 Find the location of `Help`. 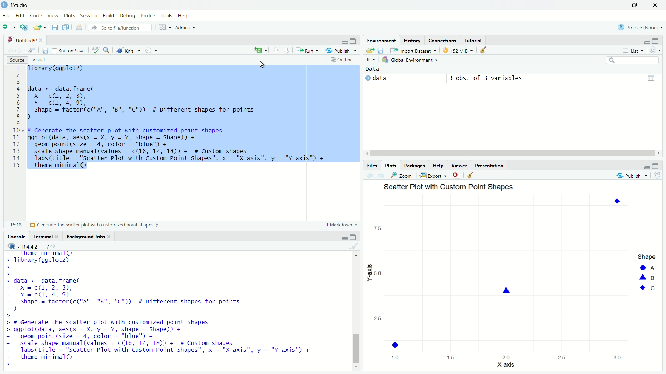

Help is located at coordinates (183, 15).